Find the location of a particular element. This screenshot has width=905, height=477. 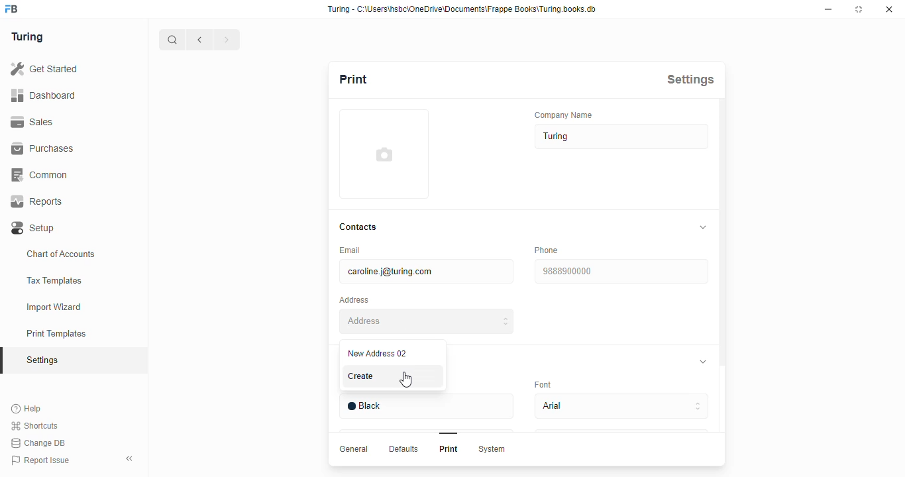

toggle maximize is located at coordinates (858, 9).